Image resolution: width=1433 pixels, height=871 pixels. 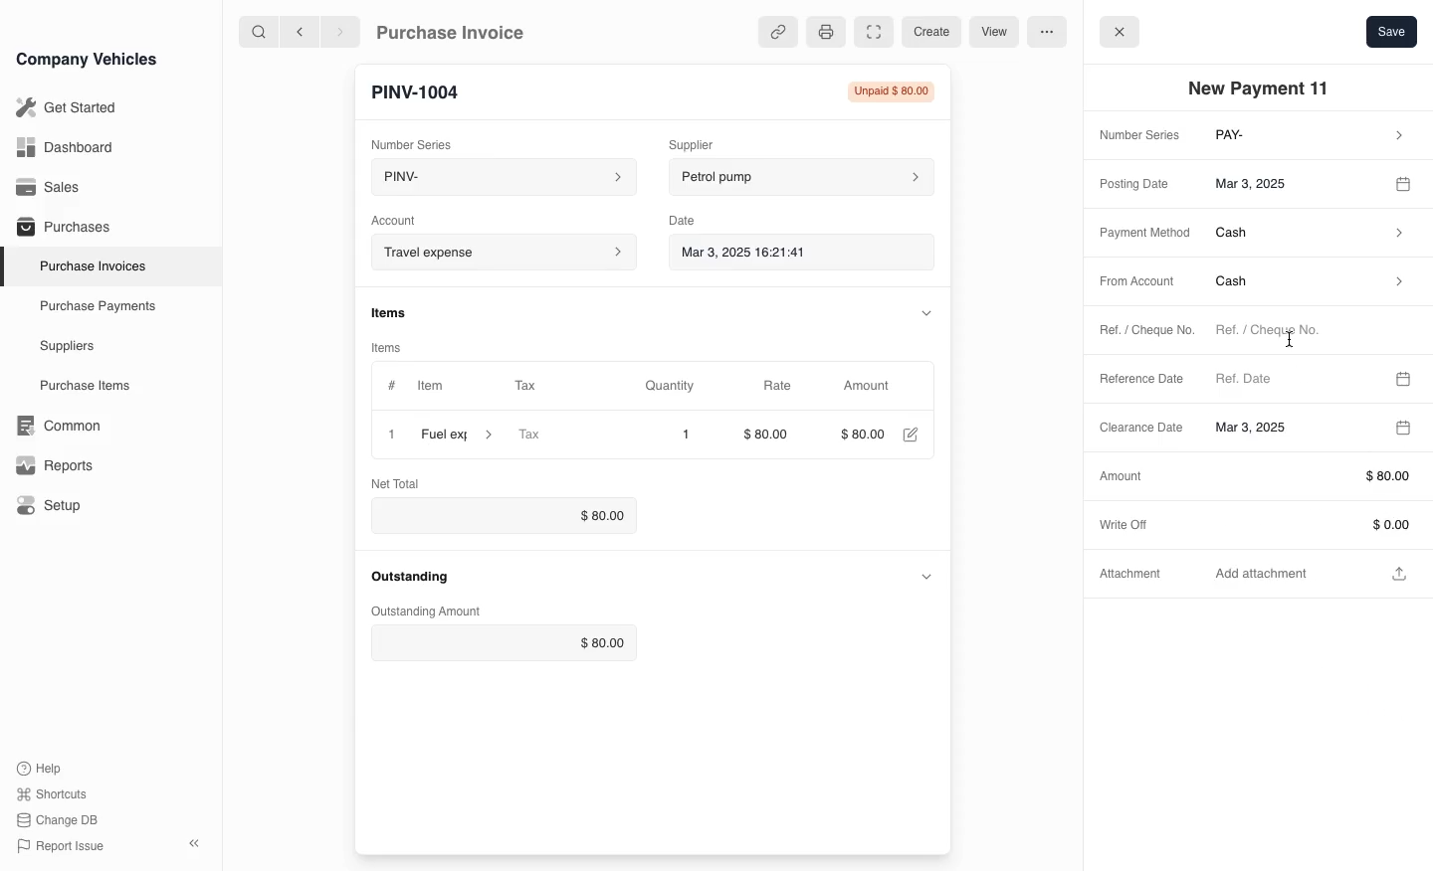 I want to click on Amount, so click(x=1120, y=475).